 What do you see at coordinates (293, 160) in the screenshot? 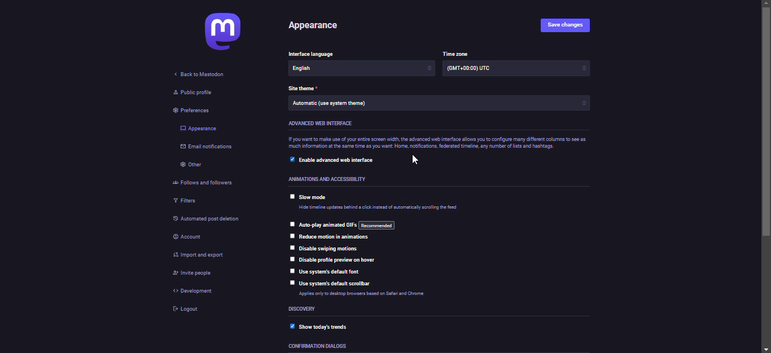
I see `click to select` at bounding box center [293, 160].